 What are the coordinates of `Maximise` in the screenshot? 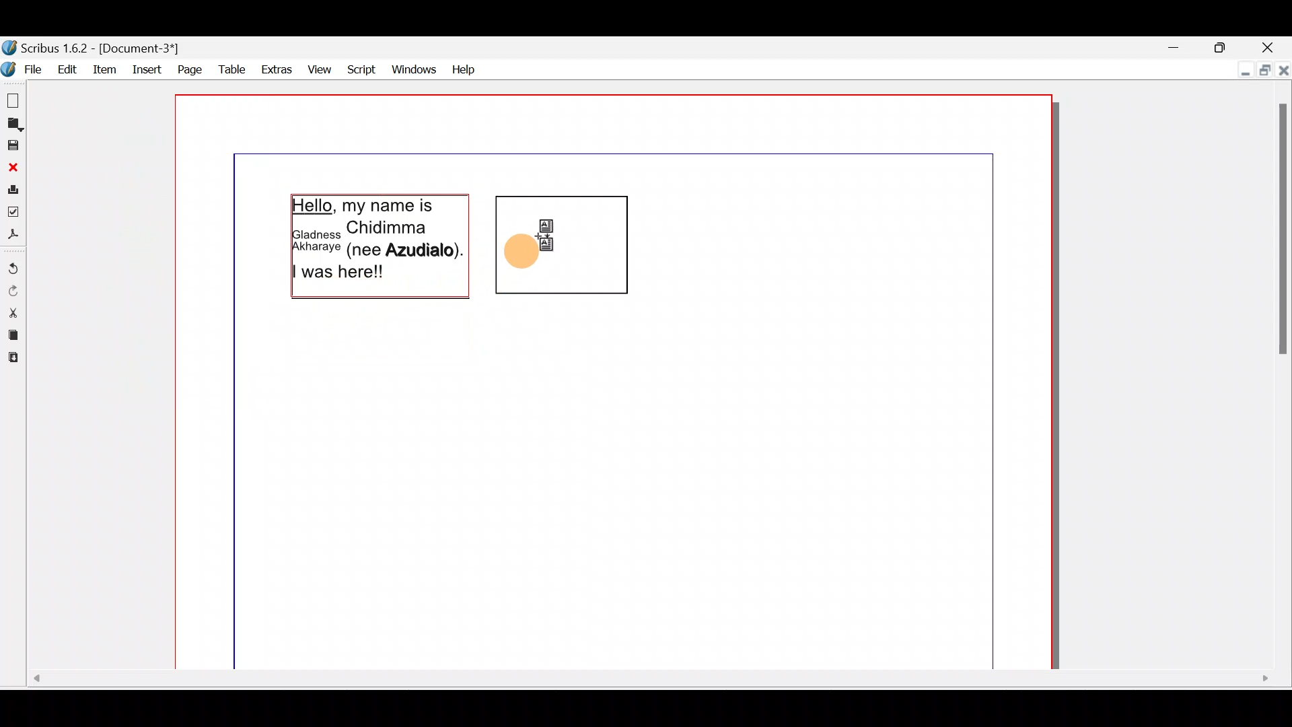 It's located at (1223, 45).